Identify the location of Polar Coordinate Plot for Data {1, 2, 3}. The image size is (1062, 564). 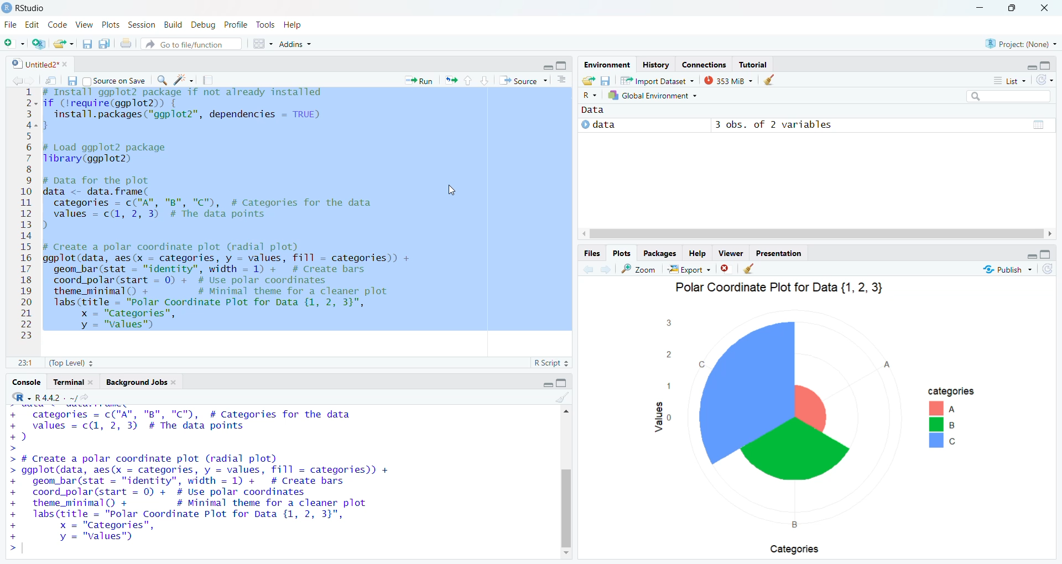
(763, 293).